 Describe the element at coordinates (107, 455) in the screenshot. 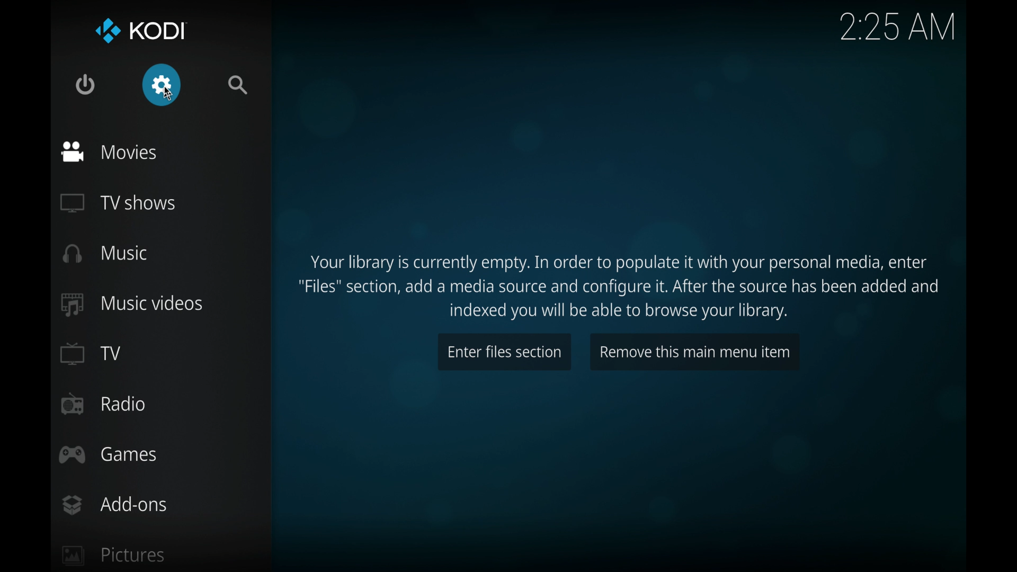

I see `games` at that location.